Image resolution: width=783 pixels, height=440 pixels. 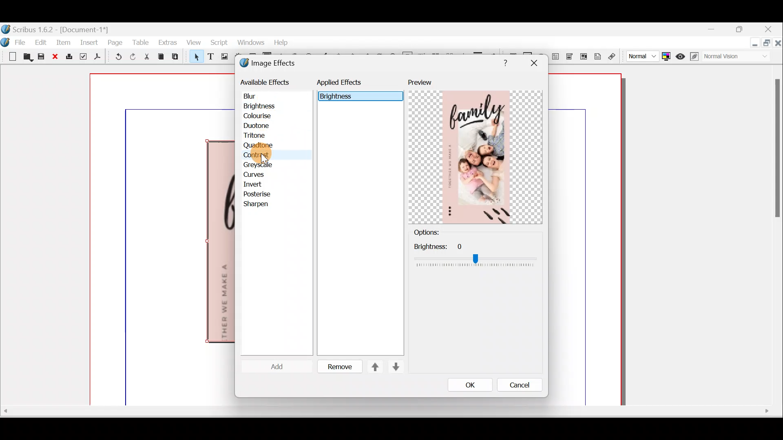 I want to click on Link annotation, so click(x=613, y=57).